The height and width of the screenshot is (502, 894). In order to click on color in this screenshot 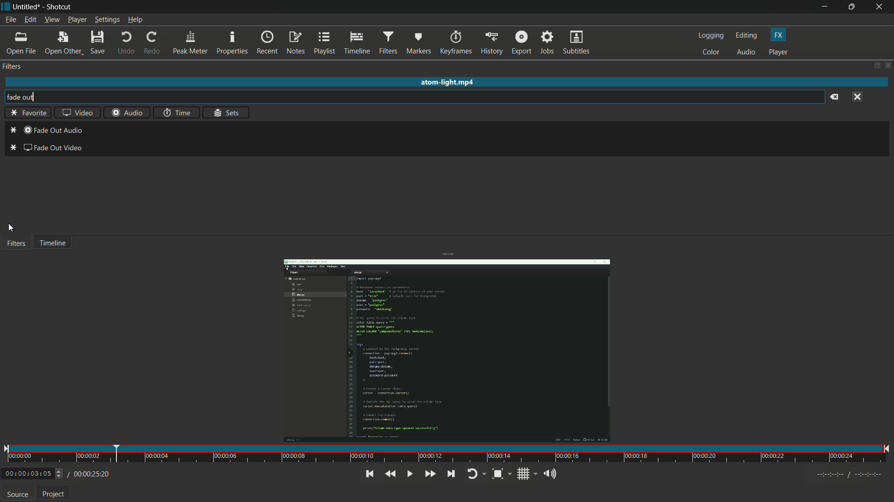, I will do `click(711, 52)`.